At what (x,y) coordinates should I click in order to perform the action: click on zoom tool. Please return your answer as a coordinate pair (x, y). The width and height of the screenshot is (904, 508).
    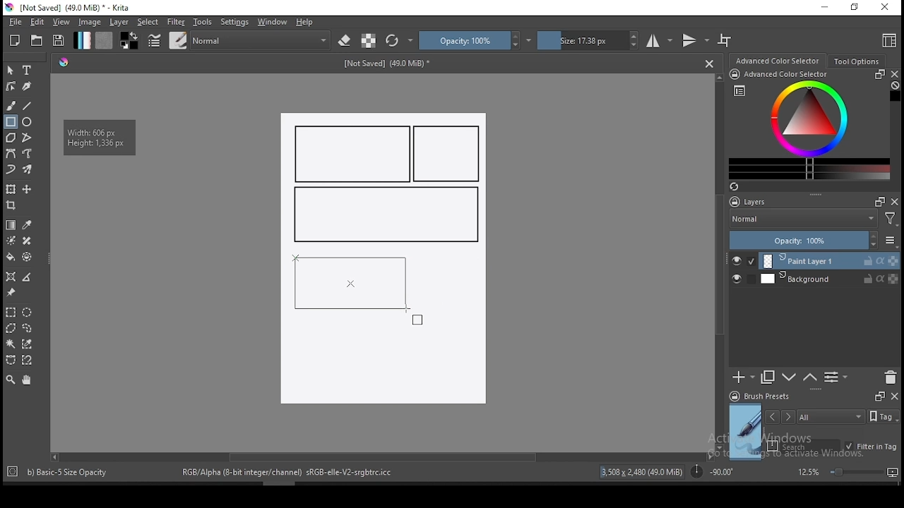
    Looking at the image, I should click on (11, 379).